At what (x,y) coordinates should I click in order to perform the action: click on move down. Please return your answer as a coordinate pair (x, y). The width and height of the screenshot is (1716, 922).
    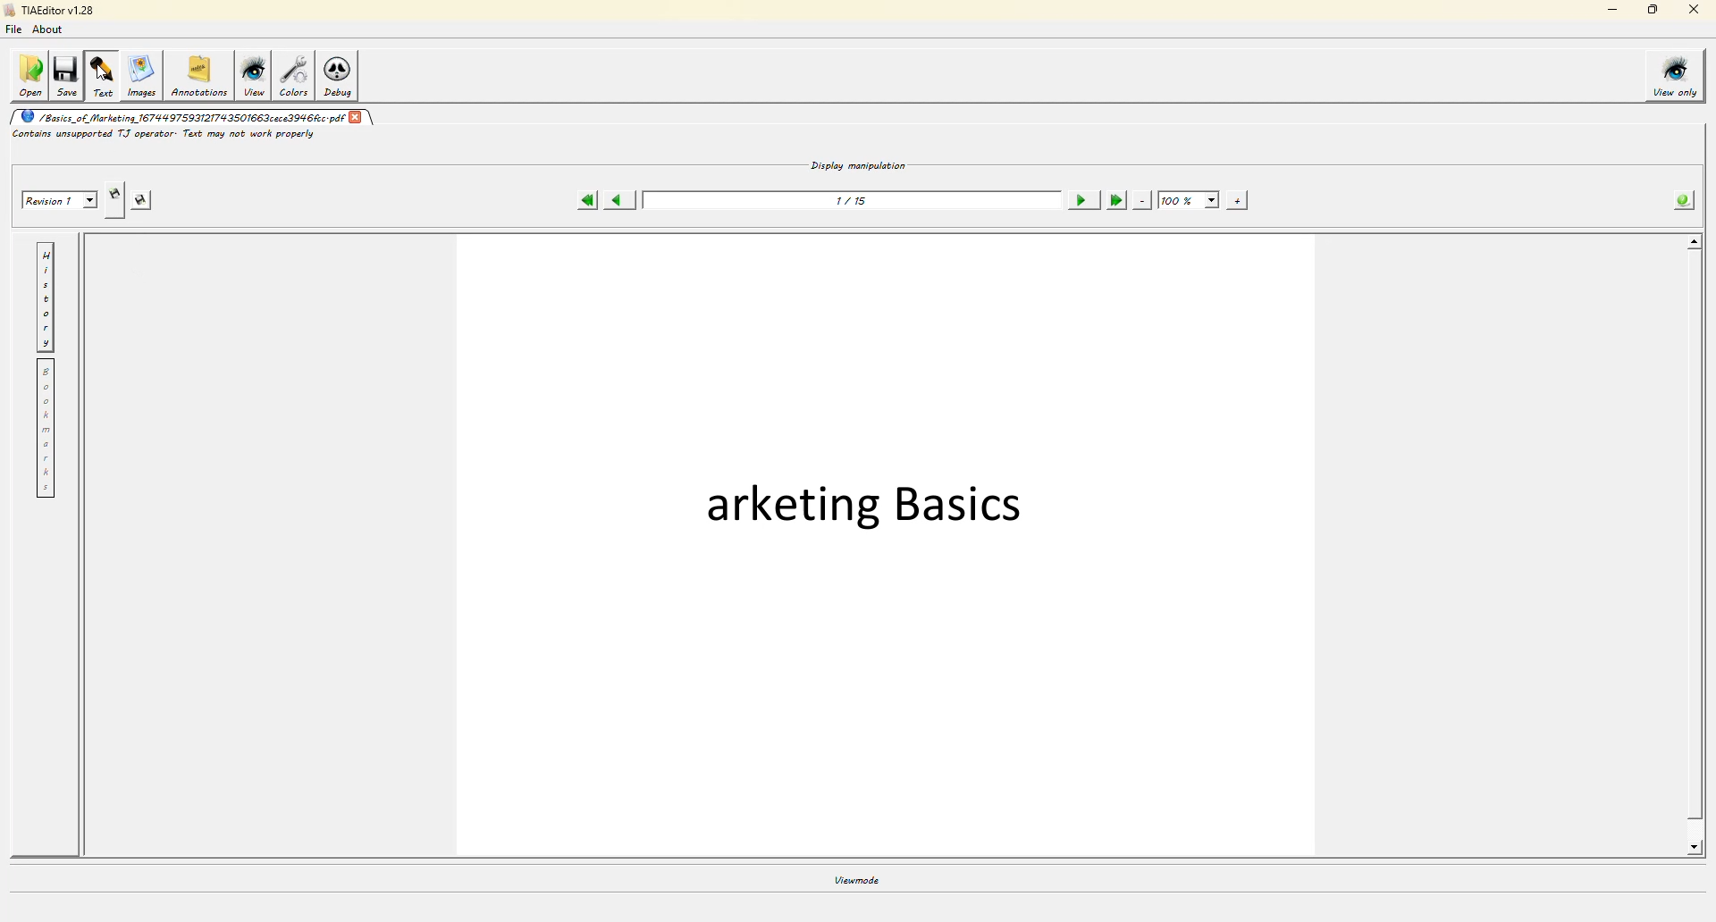
    Looking at the image, I should click on (1696, 848).